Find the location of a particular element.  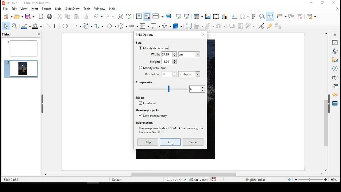

rectangle is located at coordinates (57, 26).